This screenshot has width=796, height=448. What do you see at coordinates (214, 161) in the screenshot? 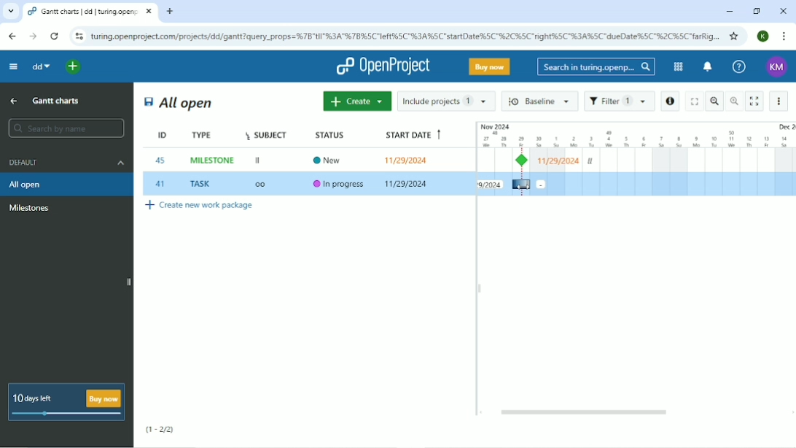
I see `MILESTONE` at bounding box center [214, 161].